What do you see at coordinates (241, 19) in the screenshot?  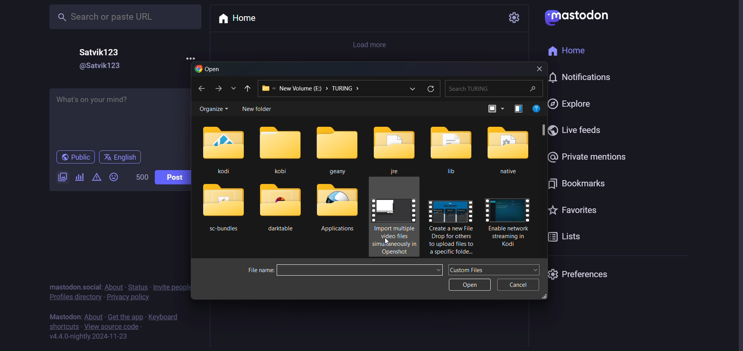 I see `home` at bounding box center [241, 19].